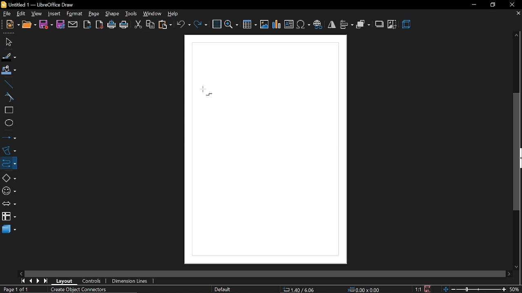 The height and width of the screenshot is (293, 522). What do you see at coordinates (21, 273) in the screenshot?
I see `move left` at bounding box center [21, 273].